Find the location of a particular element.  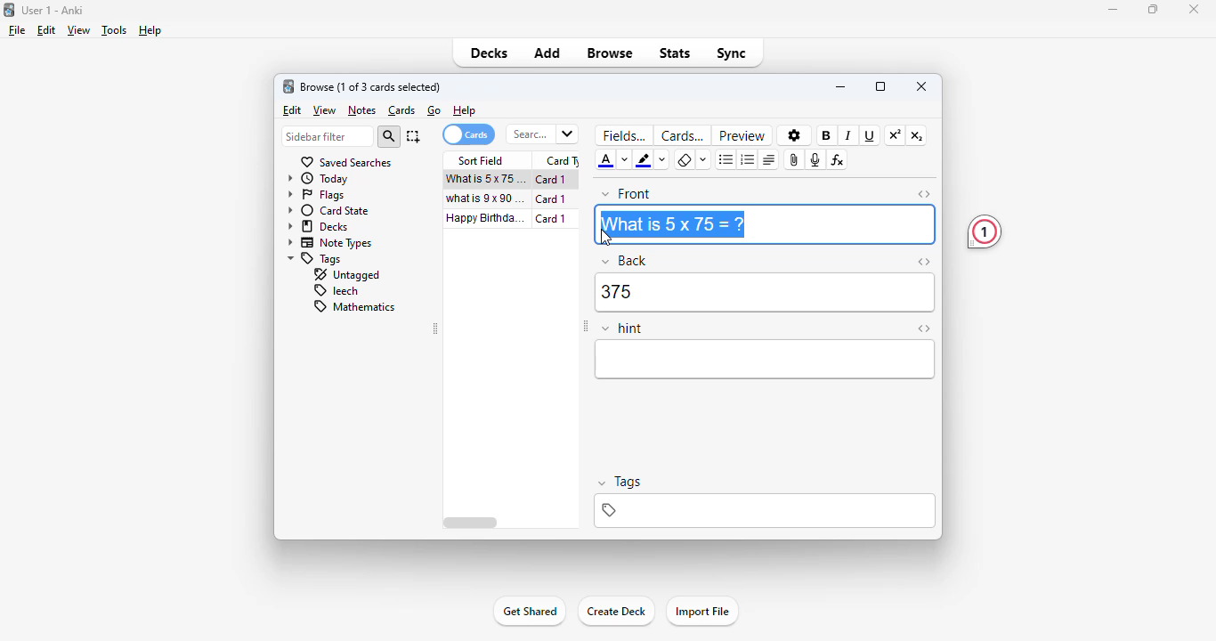

add is located at coordinates (548, 53).